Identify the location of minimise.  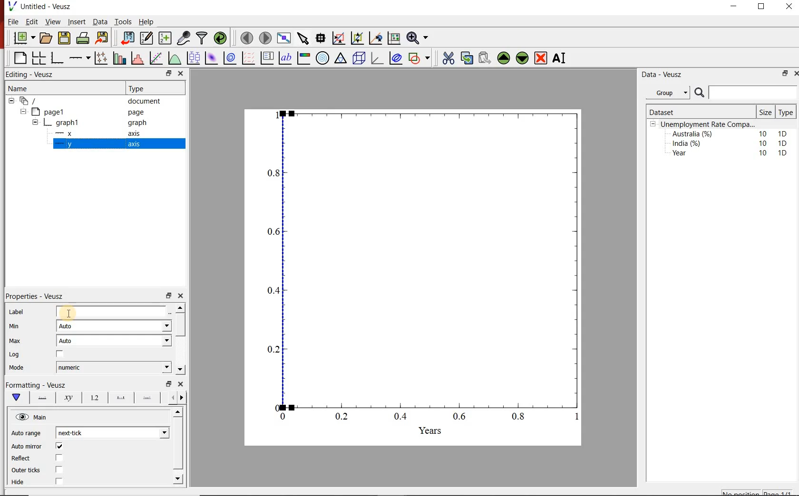
(736, 9).